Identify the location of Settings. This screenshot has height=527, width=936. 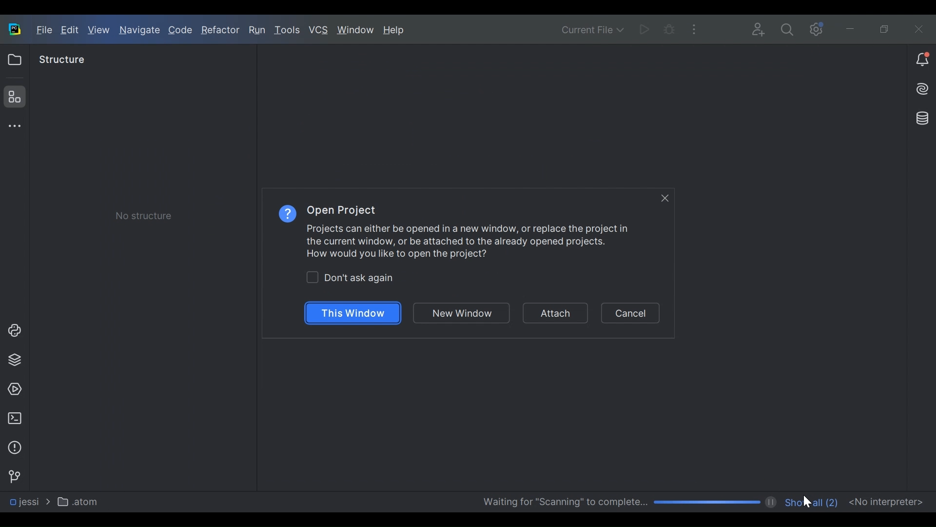
(817, 30).